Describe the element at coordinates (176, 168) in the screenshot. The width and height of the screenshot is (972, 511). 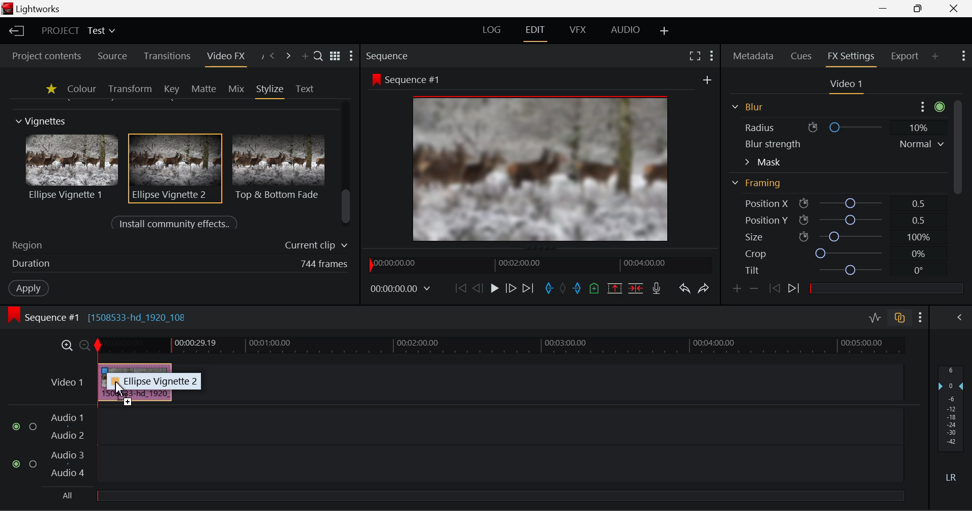
I see `Effect Selected` at that location.